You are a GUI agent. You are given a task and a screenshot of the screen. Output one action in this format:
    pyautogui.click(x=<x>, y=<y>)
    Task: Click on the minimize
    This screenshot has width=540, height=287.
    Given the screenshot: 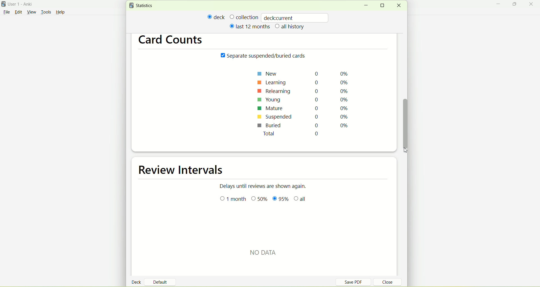 What is the action you would take?
    pyautogui.click(x=366, y=6)
    